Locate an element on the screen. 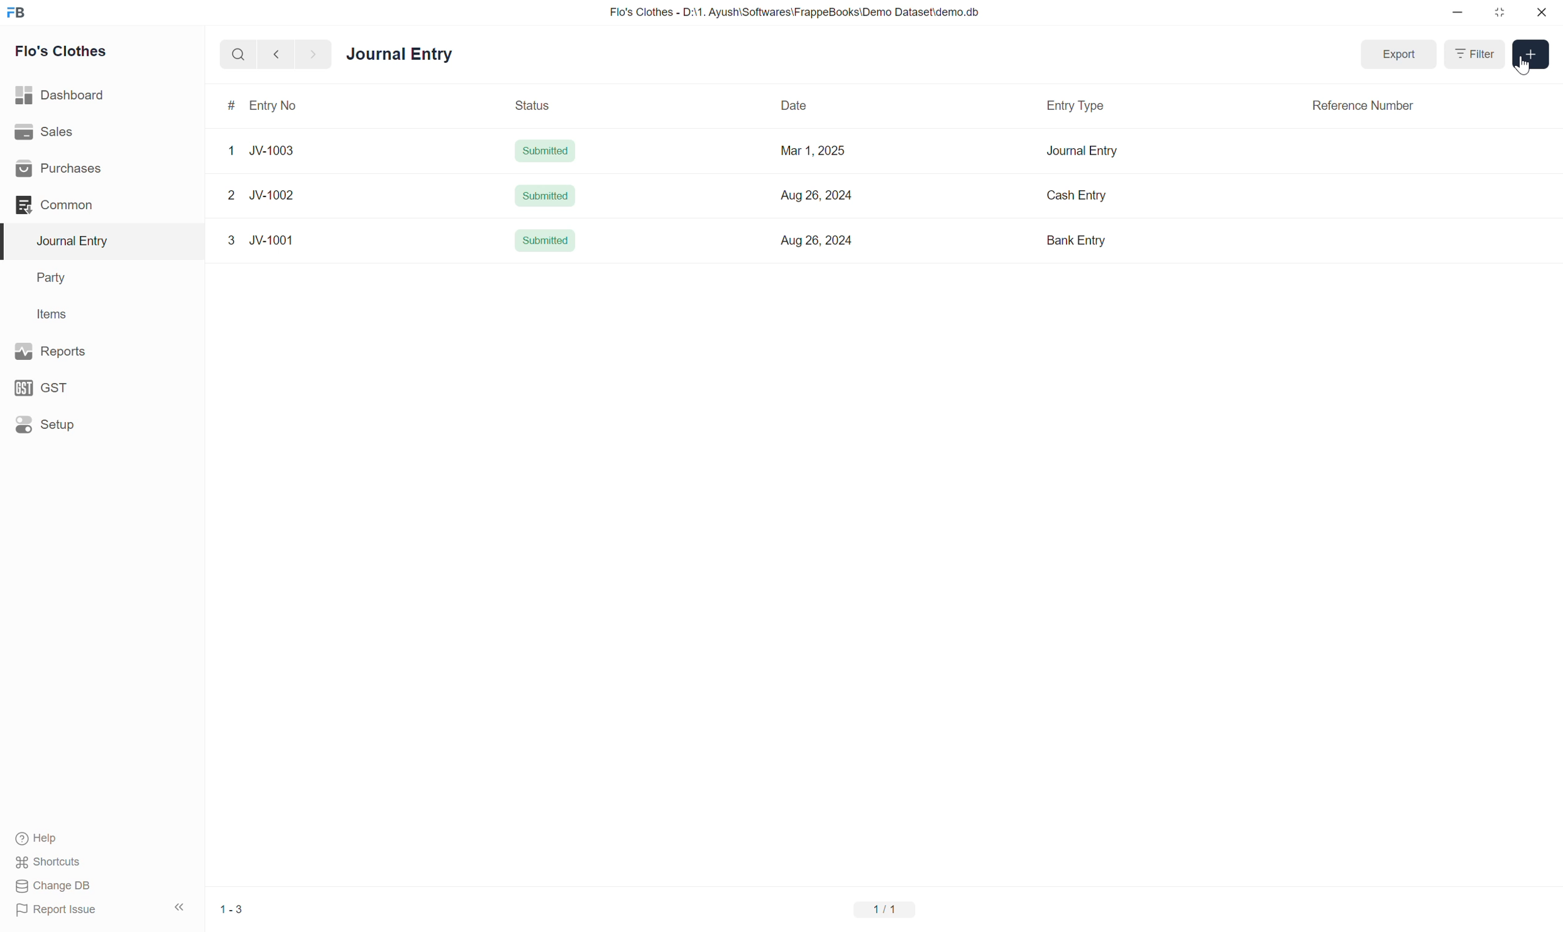 This screenshot has width=1563, height=932. 3 is located at coordinates (232, 241).